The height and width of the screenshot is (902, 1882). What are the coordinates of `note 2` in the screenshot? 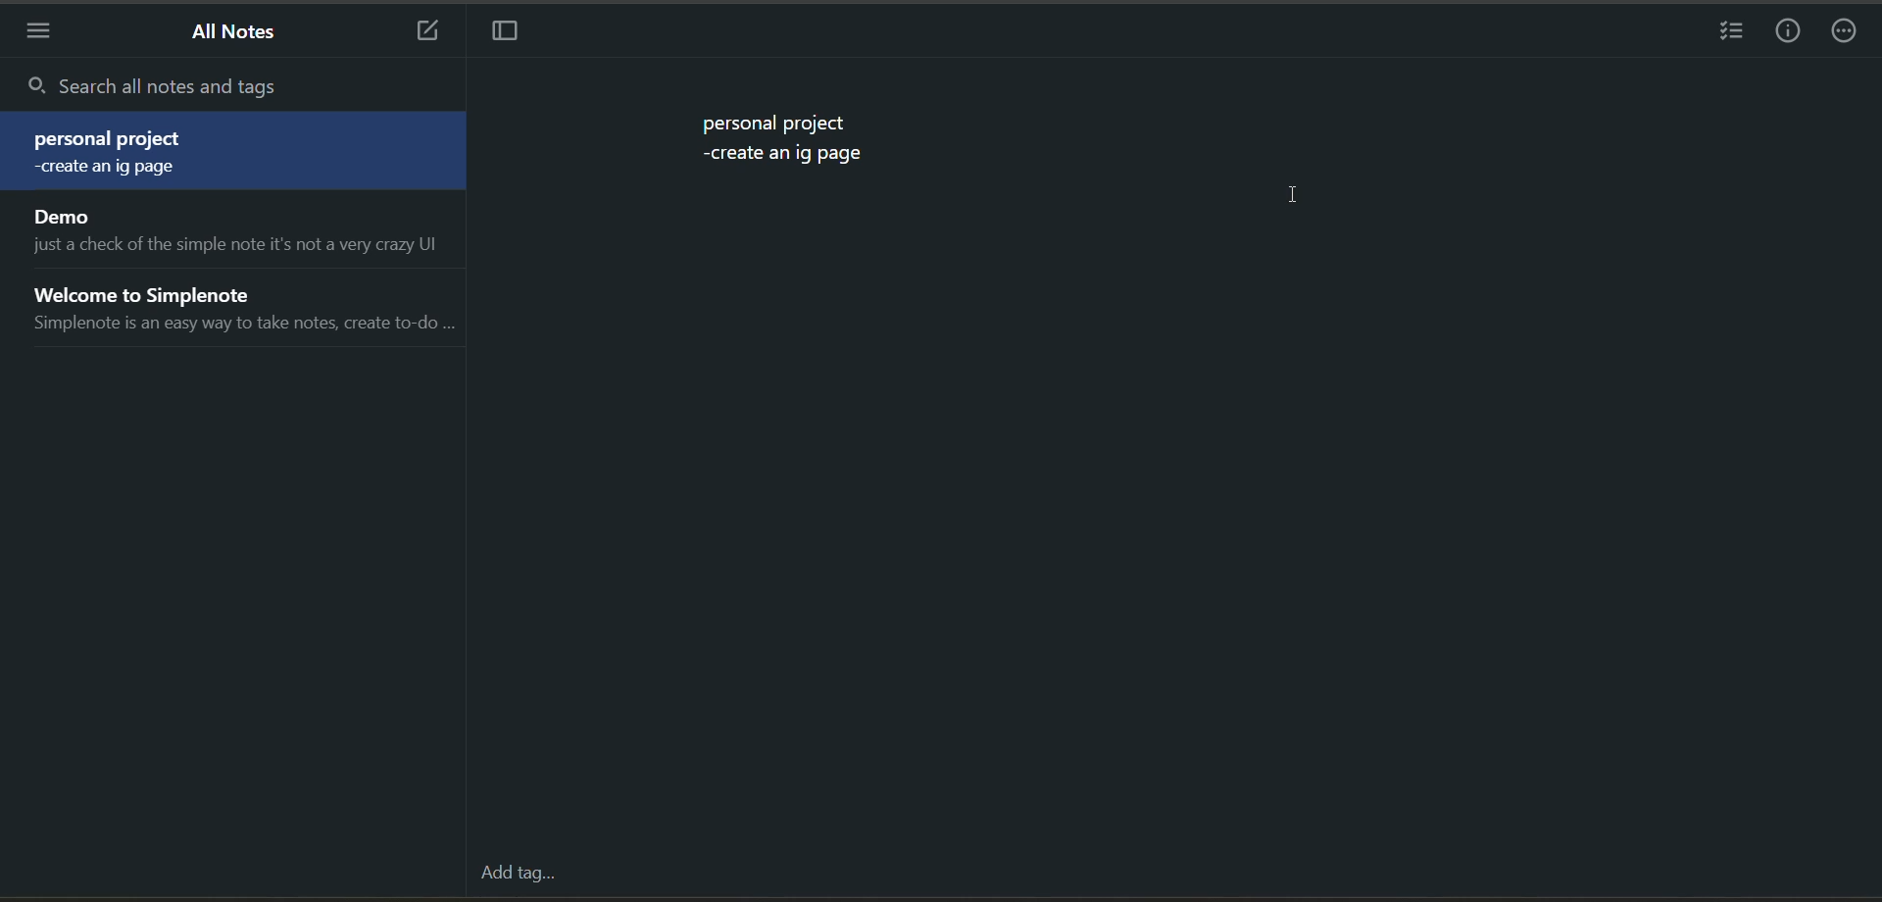 It's located at (239, 230).